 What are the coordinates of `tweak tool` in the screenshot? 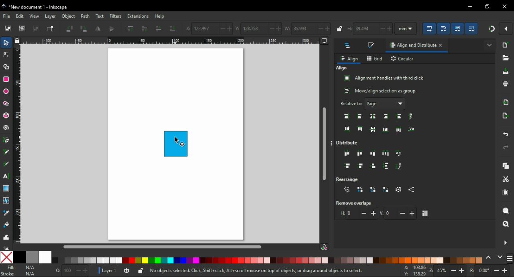 It's located at (7, 237).